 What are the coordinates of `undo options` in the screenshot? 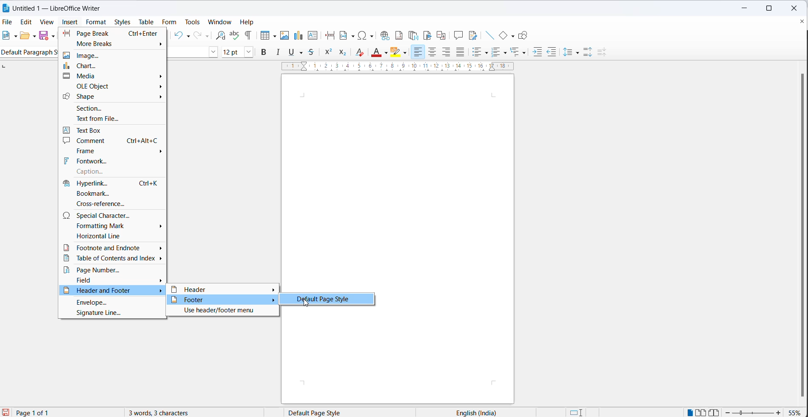 It's located at (187, 36).